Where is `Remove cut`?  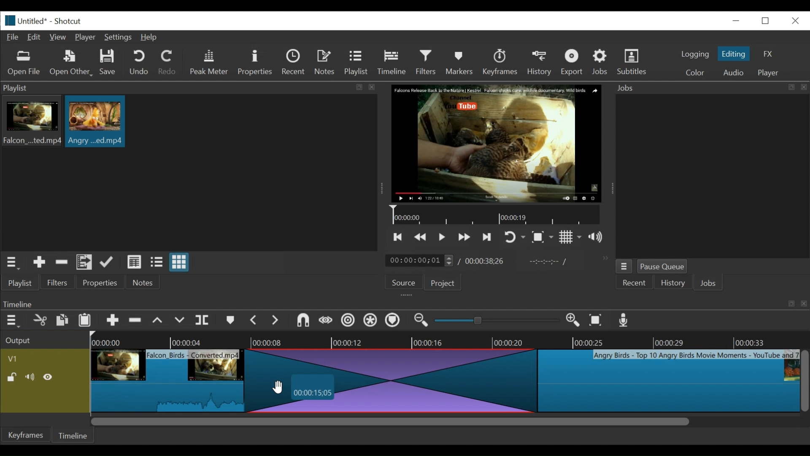
Remove cut is located at coordinates (136, 322).